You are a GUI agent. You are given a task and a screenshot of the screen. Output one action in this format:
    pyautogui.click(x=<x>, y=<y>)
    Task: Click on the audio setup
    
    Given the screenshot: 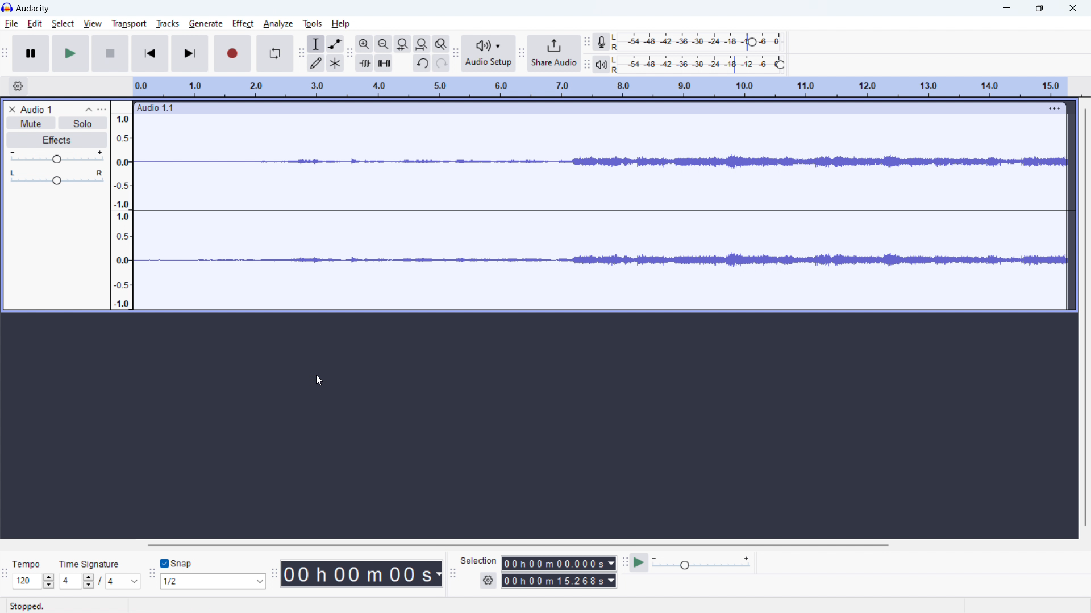 What is the action you would take?
    pyautogui.click(x=489, y=54)
    